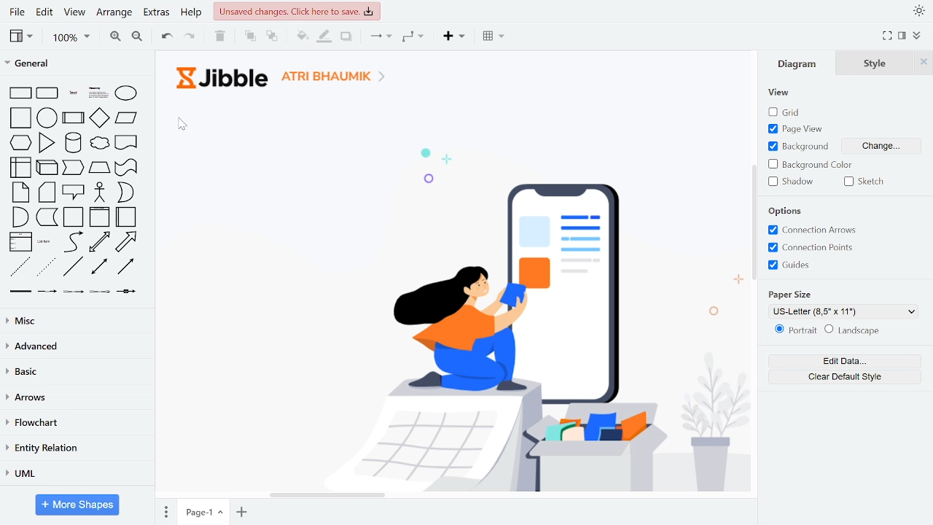  What do you see at coordinates (786, 211) in the screenshot?
I see `Options` at bounding box center [786, 211].